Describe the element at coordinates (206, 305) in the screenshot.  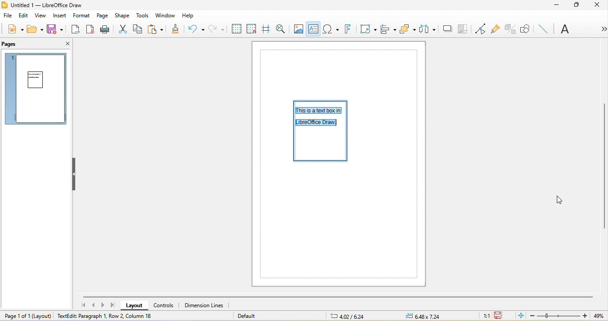
I see `dimension lines` at that location.